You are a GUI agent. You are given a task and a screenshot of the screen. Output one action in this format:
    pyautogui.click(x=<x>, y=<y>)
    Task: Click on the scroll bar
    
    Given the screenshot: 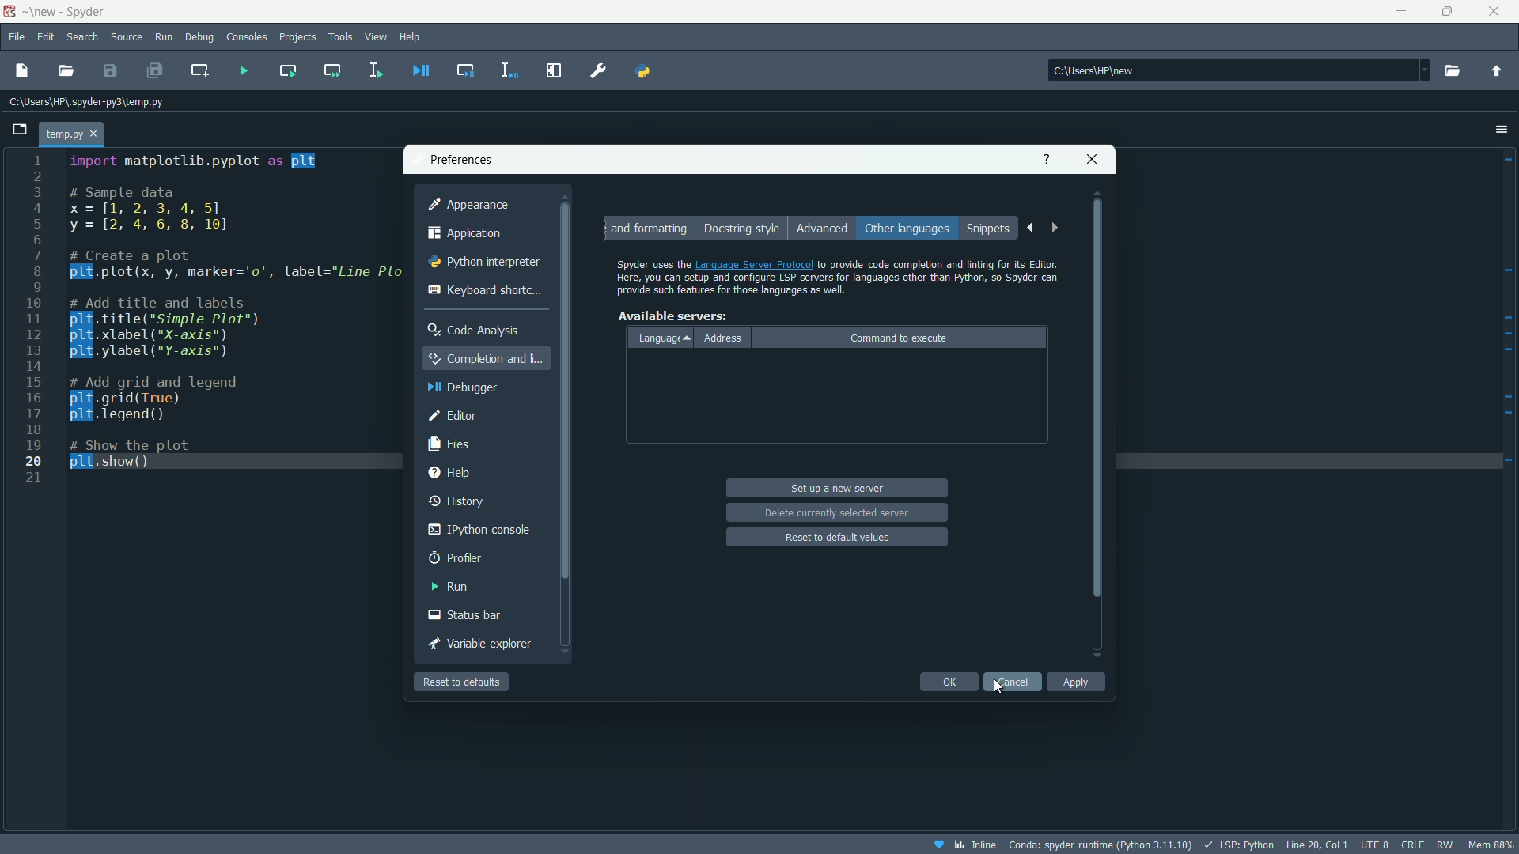 What is the action you would take?
    pyautogui.click(x=564, y=436)
    